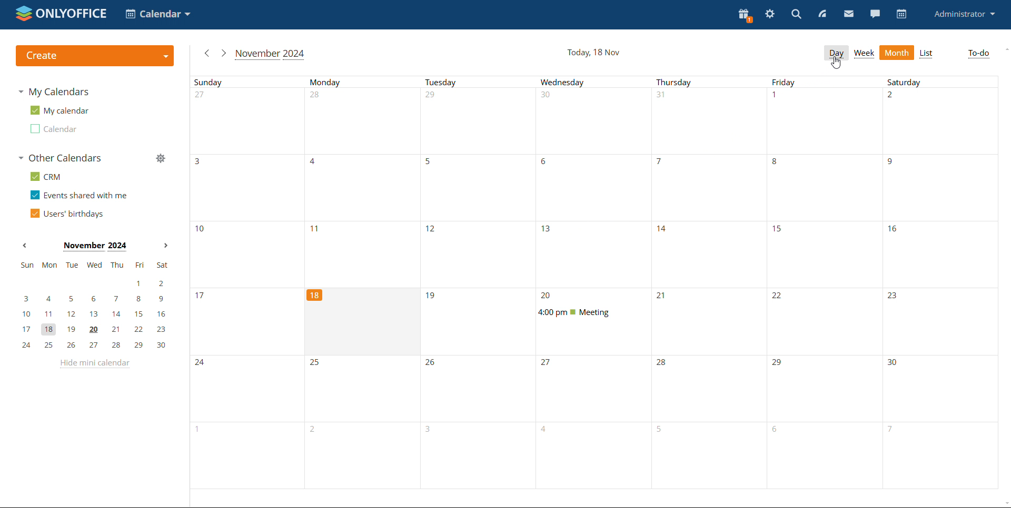 Image resolution: width=1011 pixels, height=508 pixels. I want to click on Wednesday, so click(596, 188).